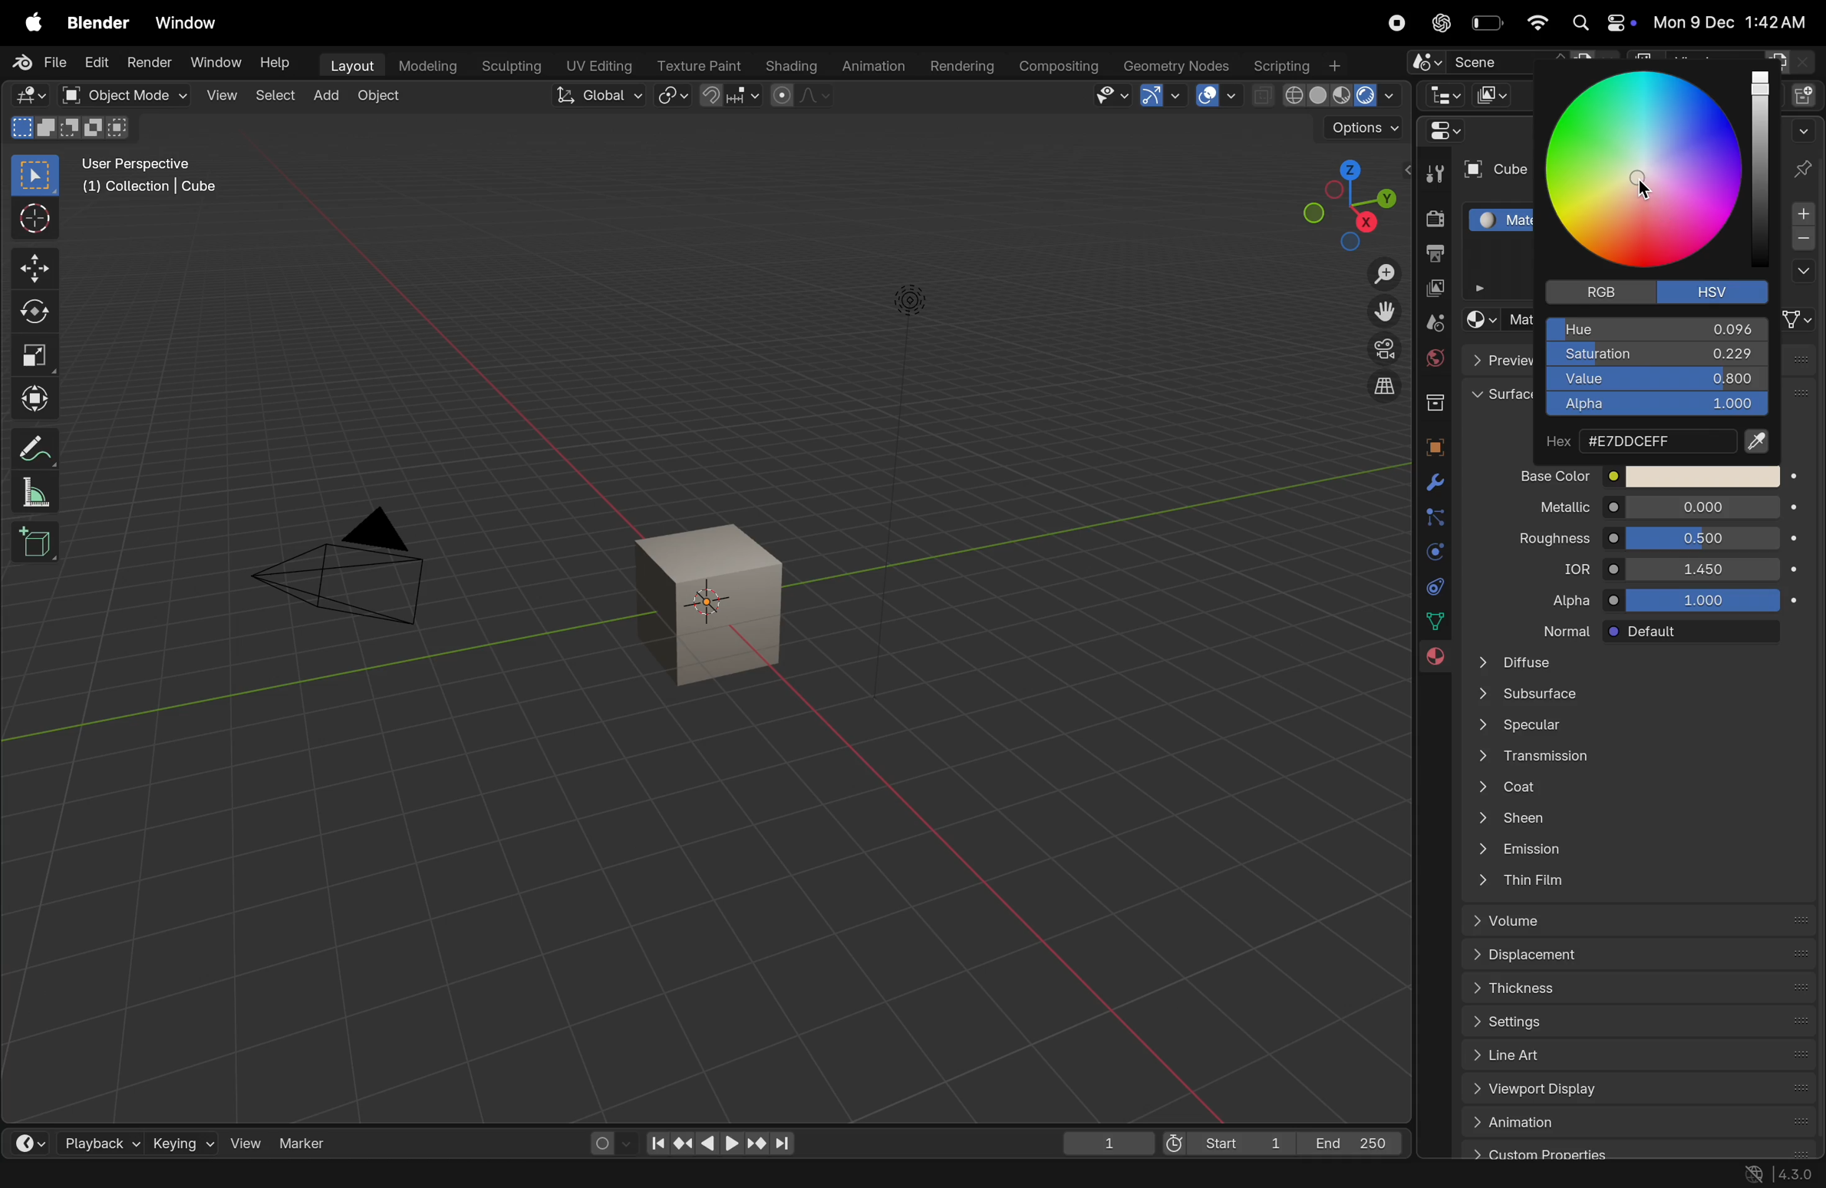  What do you see at coordinates (1807, 93) in the screenshot?
I see `new collection` at bounding box center [1807, 93].